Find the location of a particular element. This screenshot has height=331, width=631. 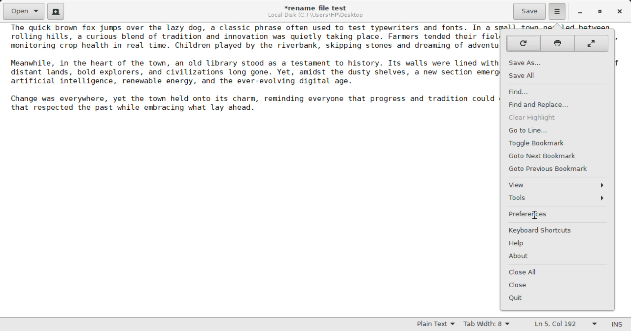

Cursor on Preferences Button is located at coordinates (555, 214).